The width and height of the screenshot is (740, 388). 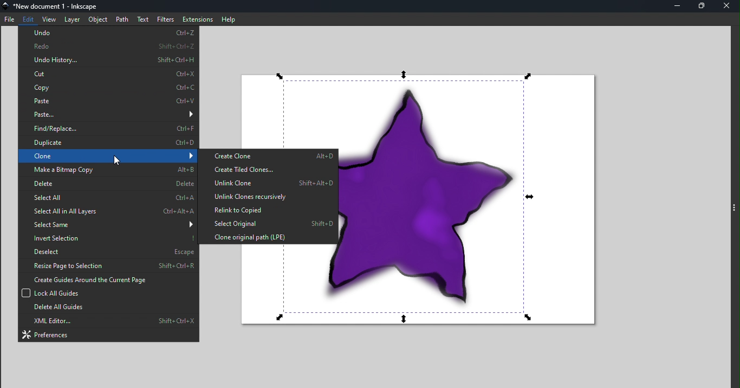 I want to click on select all, so click(x=107, y=197).